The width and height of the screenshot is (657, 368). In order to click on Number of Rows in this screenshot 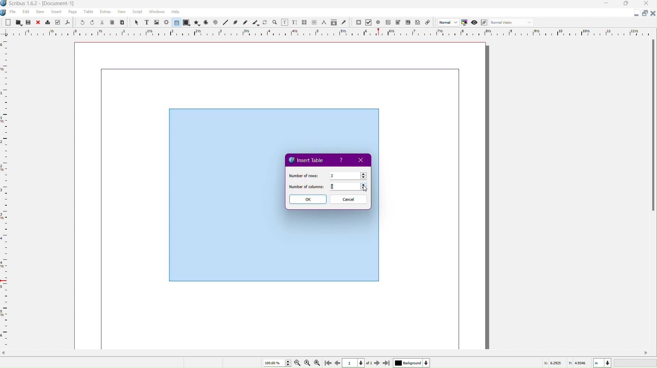, I will do `click(303, 175)`.